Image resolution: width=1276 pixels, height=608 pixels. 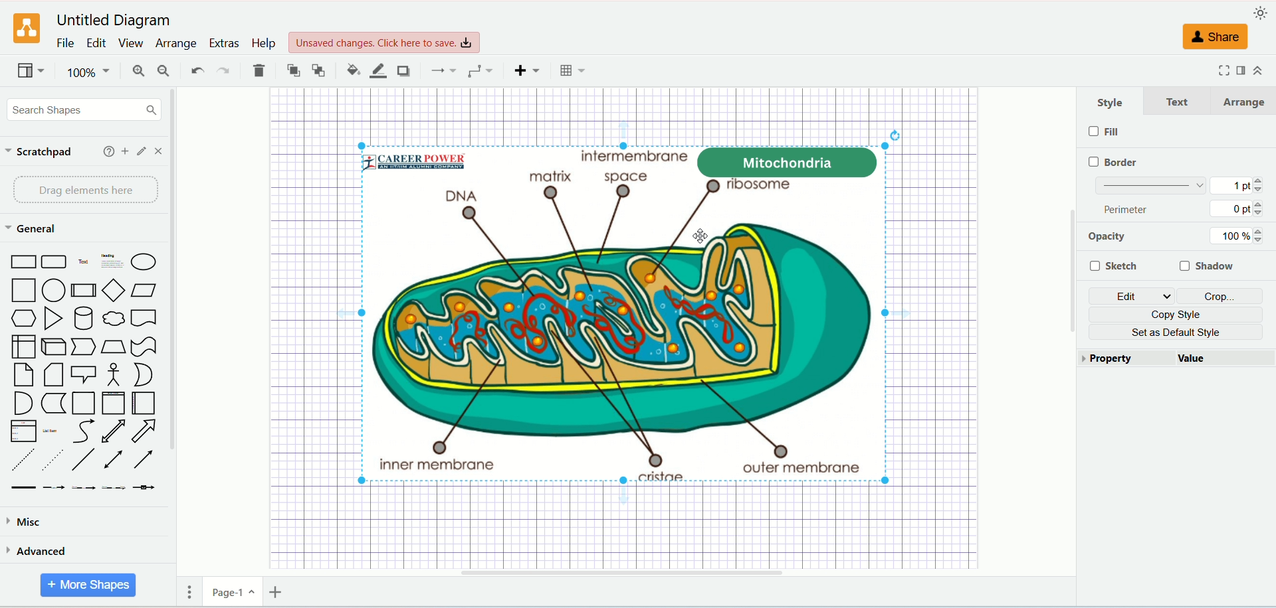 I want to click on extras, so click(x=227, y=42).